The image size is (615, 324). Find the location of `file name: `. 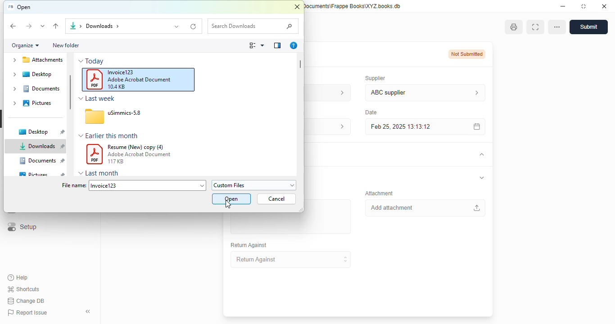

file name:  is located at coordinates (73, 185).